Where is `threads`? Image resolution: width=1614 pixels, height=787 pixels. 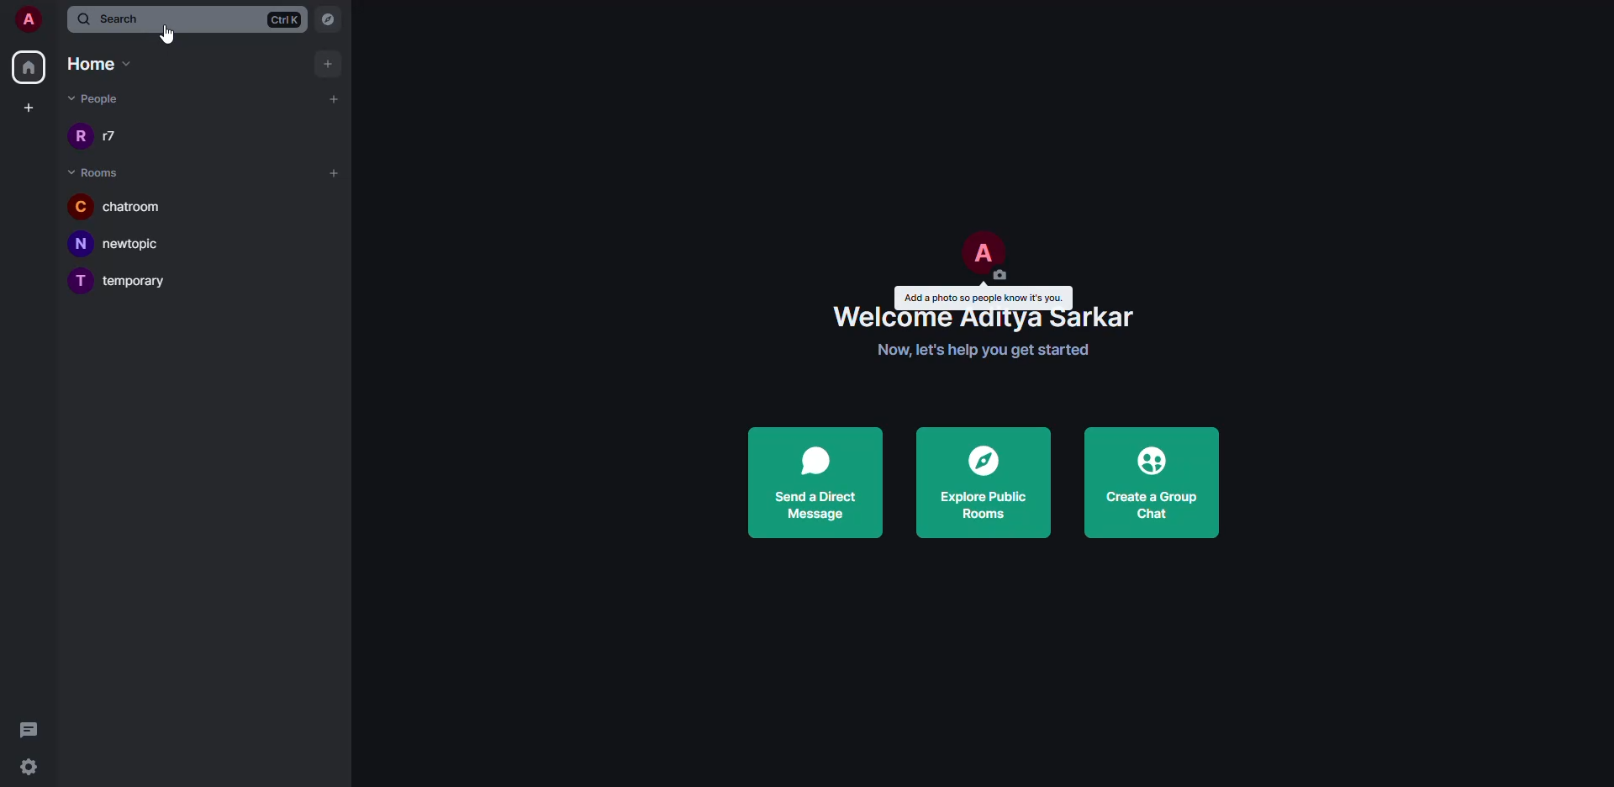 threads is located at coordinates (28, 729).